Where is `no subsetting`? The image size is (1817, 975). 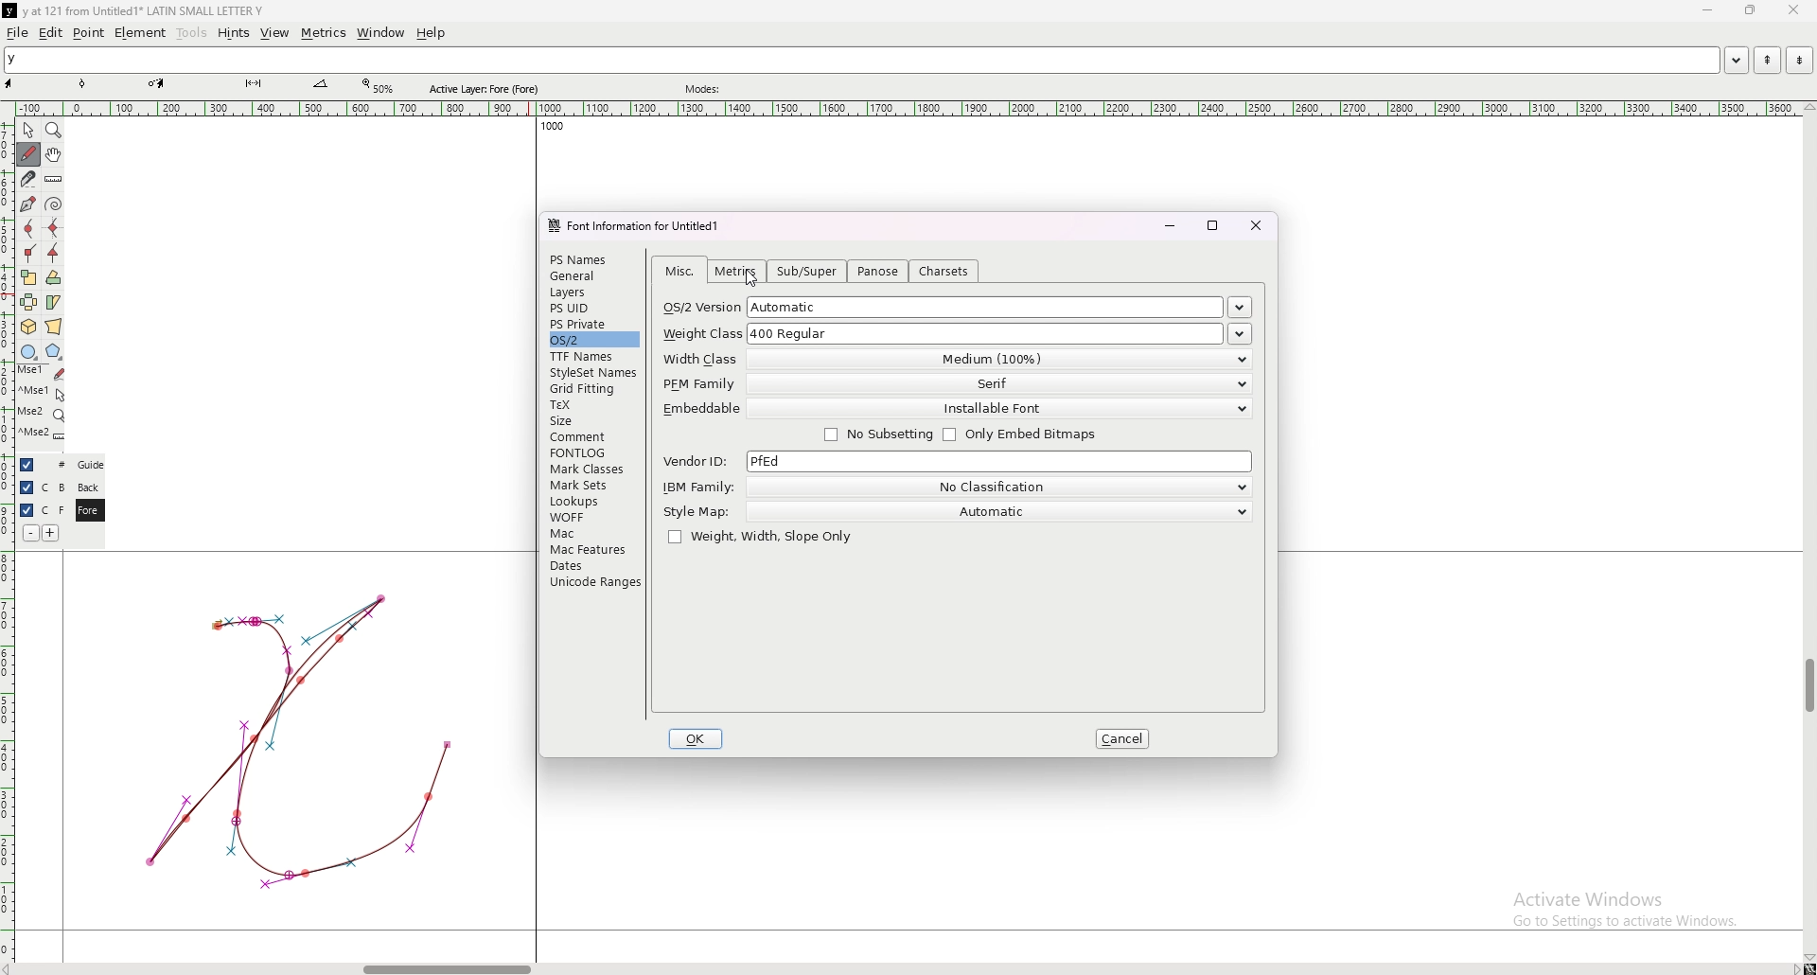 no subsetting is located at coordinates (878, 435).